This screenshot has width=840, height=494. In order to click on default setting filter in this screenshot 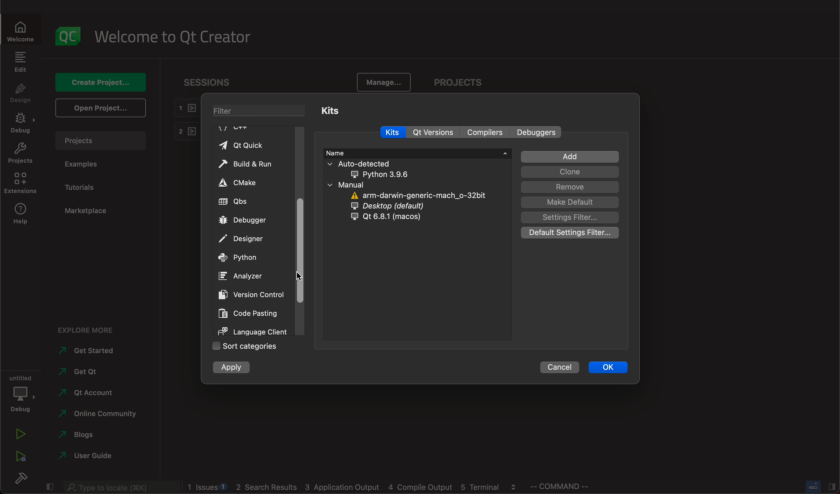, I will do `click(569, 234)`.